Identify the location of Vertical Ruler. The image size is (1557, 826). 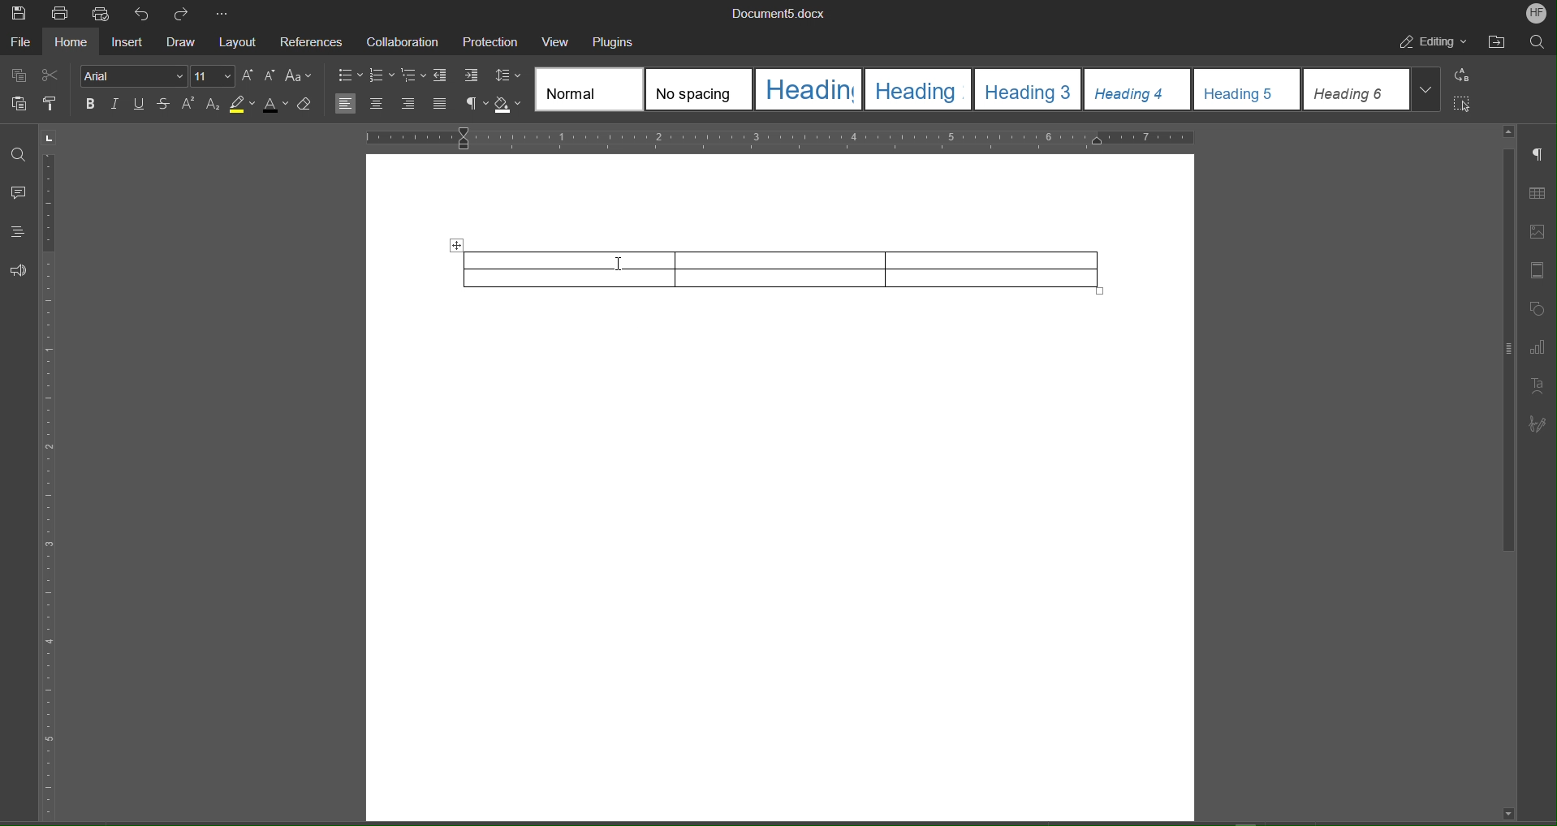
(51, 485).